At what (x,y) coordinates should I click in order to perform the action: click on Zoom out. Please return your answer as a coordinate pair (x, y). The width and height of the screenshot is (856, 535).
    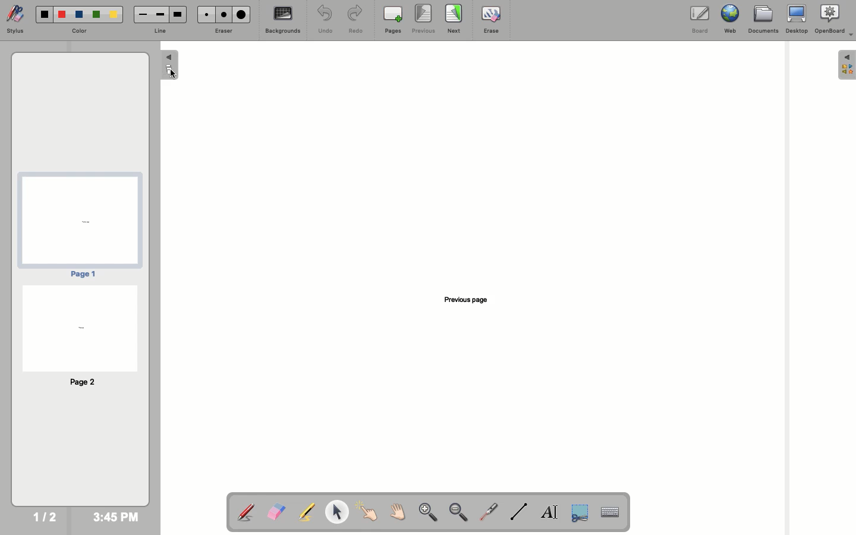
    Looking at the image, I should click on (459, 513).